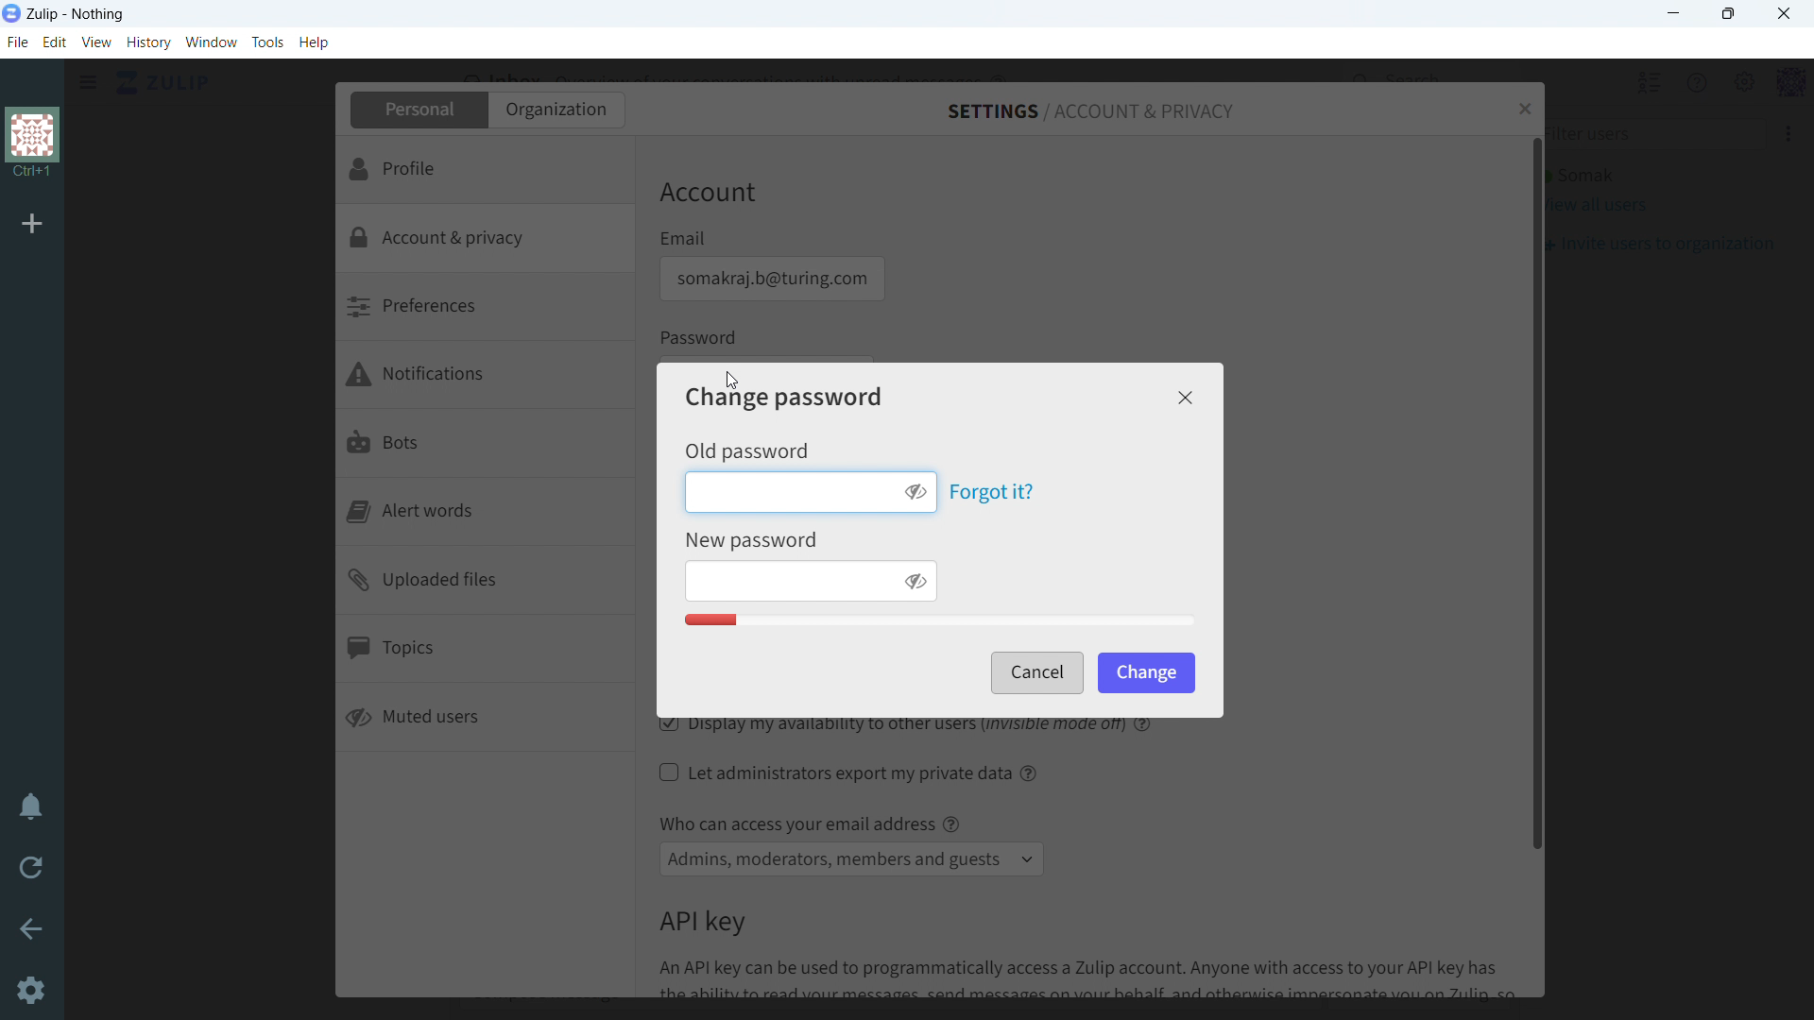  Describe the element at coordinates (701, 337) in the screenshot. I see `Password` at that location.